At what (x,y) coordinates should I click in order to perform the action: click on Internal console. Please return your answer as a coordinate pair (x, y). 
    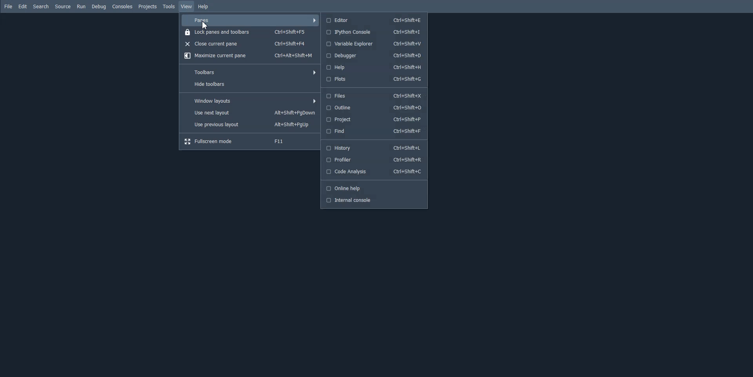
    Looking at the image, I should click on (373, 200).